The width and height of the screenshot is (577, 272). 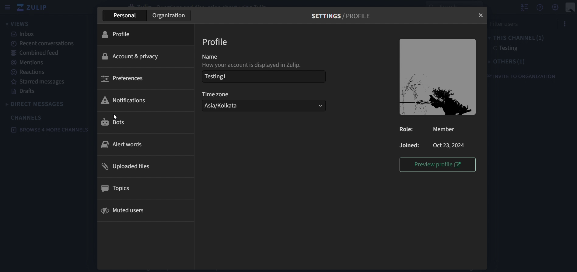 What do you see at coordinates (407, 130) in the screenshot?
I see `Role` at bounding box center [407, 130].